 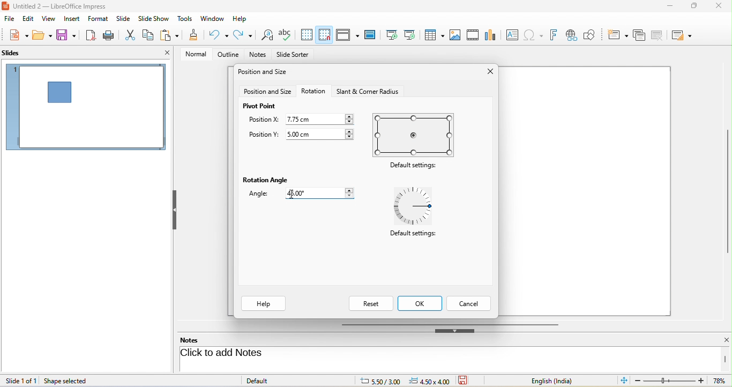 I want to click on slide 1 preview, so click(x=86, y=111).